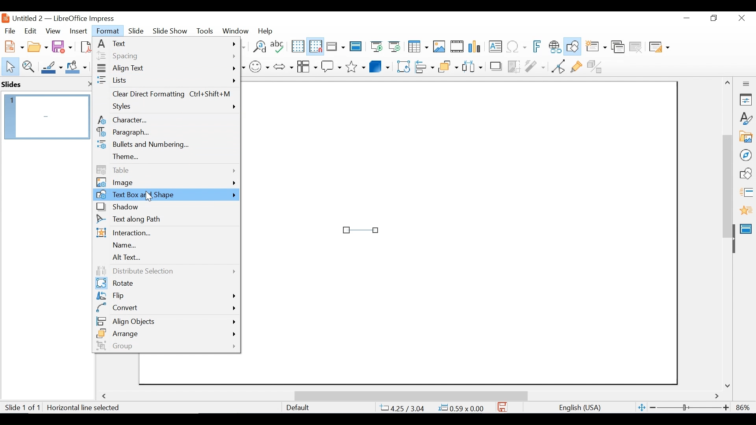 The height and width of the screenshot is (425, 756). Describe the element at coordinates (554, 47) in the screenshot. I see `Insert Hyperlink` at that location.